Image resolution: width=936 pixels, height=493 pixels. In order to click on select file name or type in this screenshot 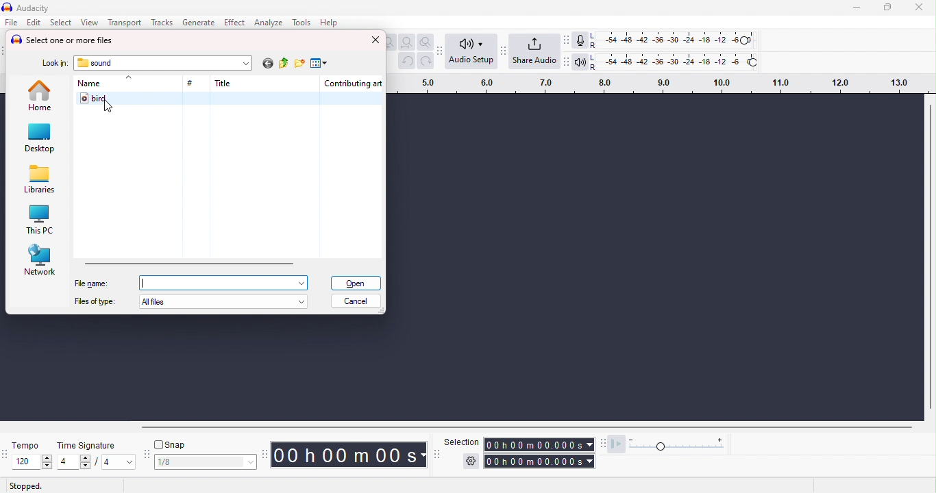, I will do `click(225, 282)`.